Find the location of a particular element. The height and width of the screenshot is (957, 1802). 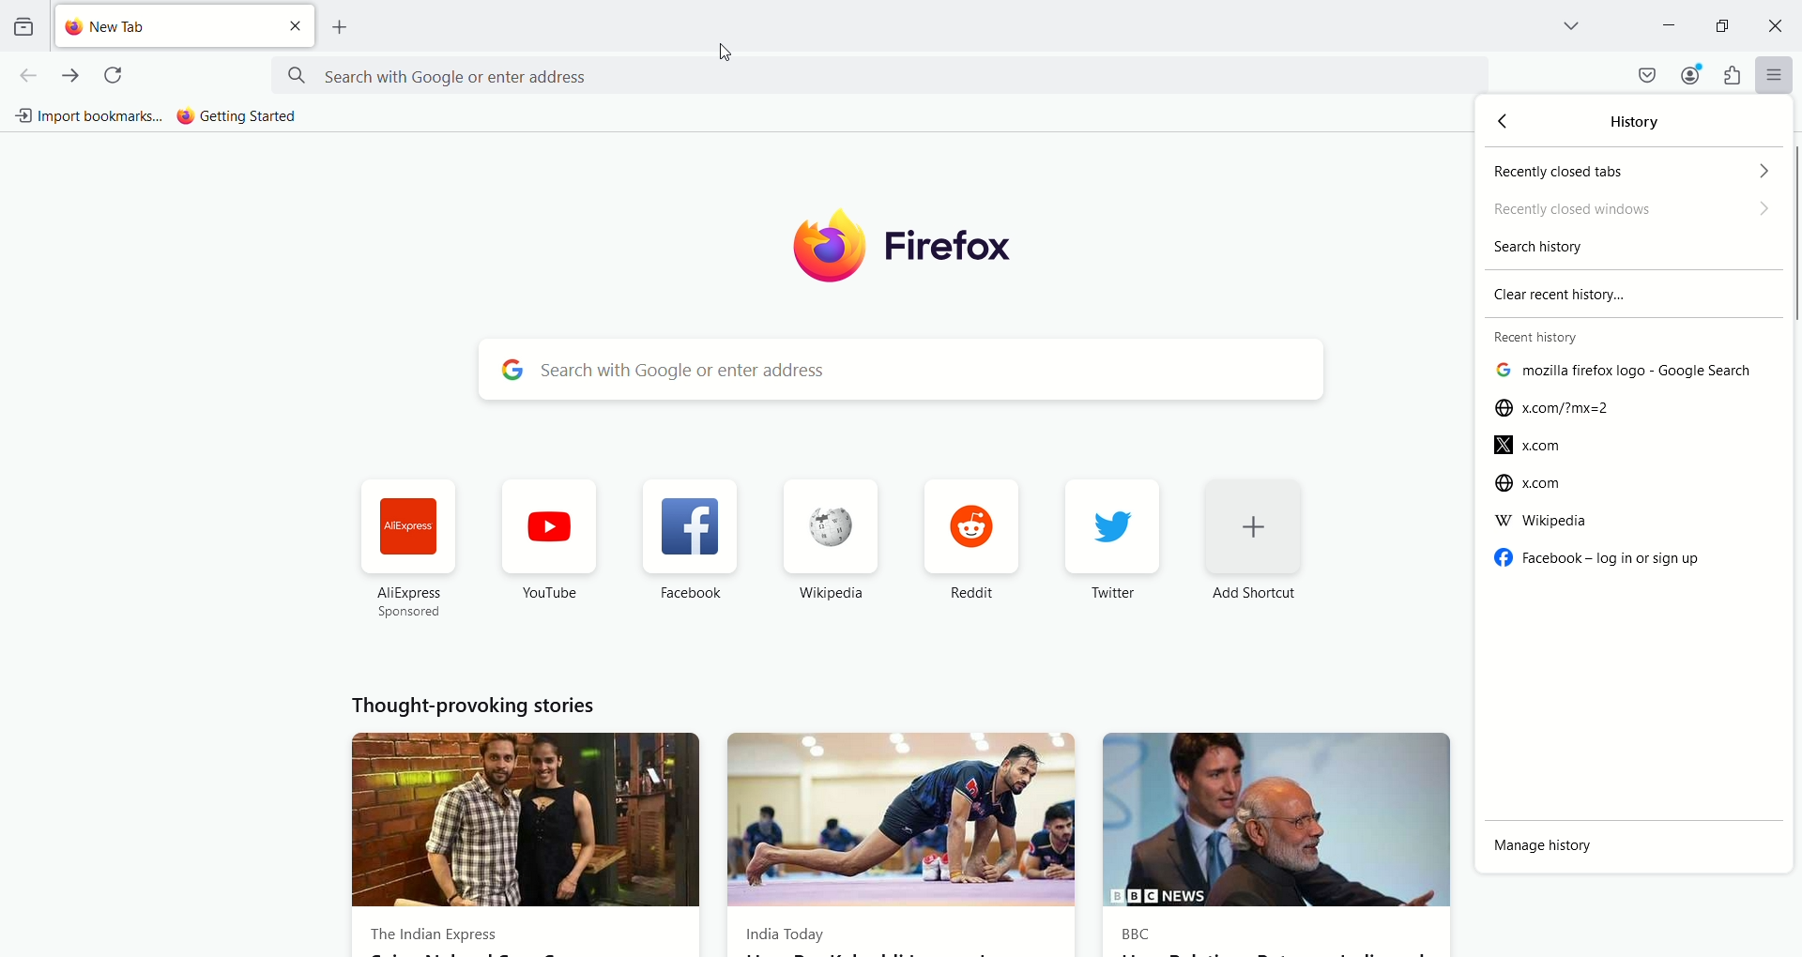

extension is located at coordinates (1733, 75).